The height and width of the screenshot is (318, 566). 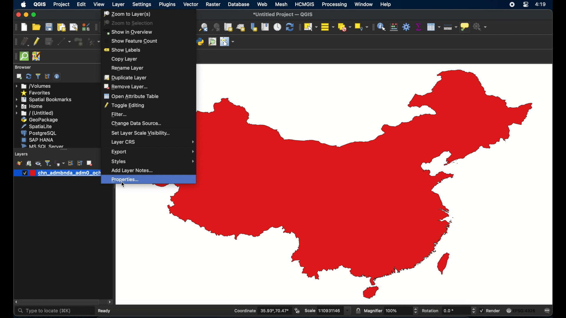 What do you see at coordinates (85, 27) in the screenshot?
I see `style manager` at bounding box center [85, 27].